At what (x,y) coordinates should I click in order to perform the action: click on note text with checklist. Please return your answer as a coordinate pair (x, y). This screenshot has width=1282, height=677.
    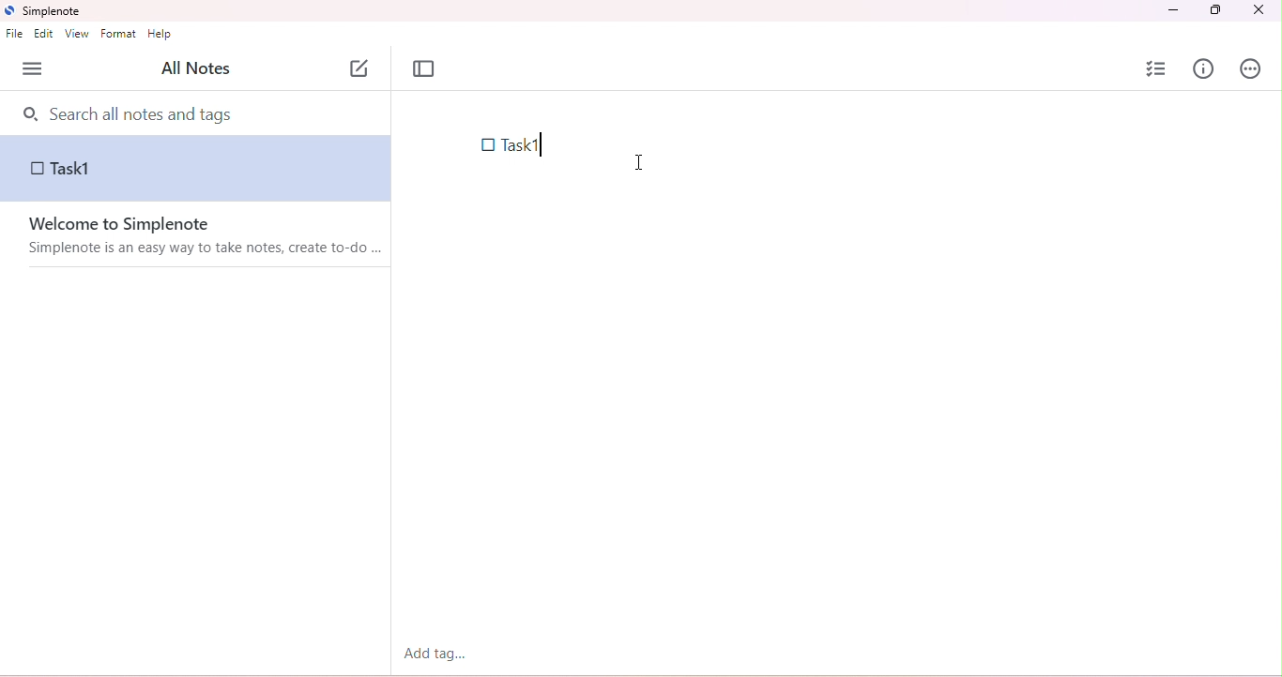
    Looking at the image, I should click on (518, 145).